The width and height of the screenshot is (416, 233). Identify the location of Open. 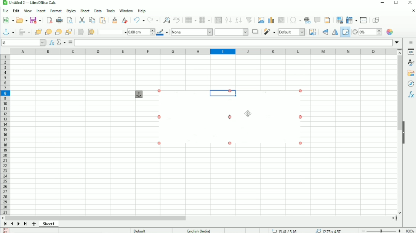
(22, 20).